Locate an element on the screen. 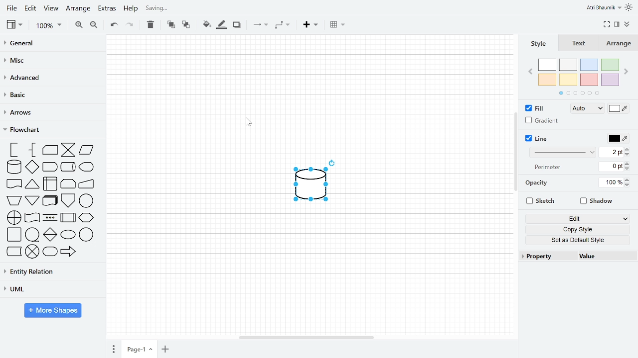  Connection is located at coordinates (260, 25).